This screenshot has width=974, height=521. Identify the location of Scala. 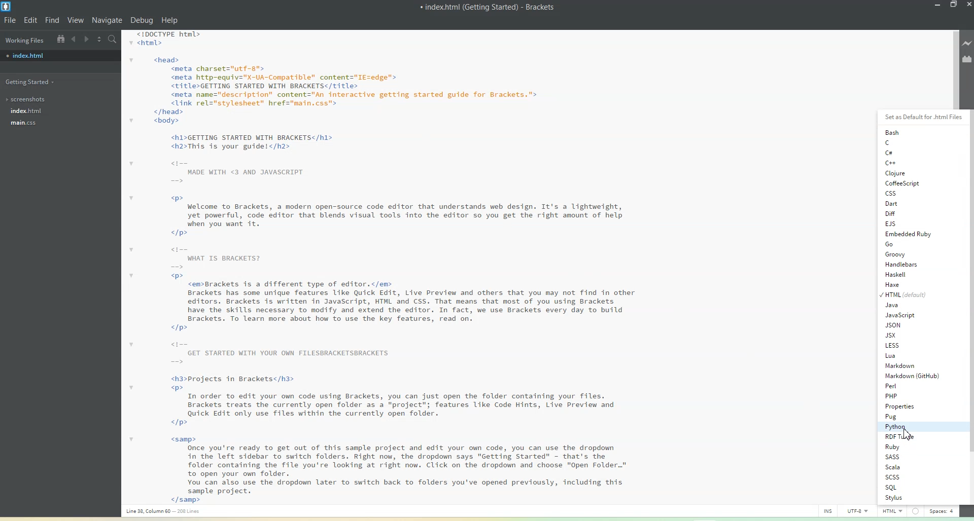
(914, 467).